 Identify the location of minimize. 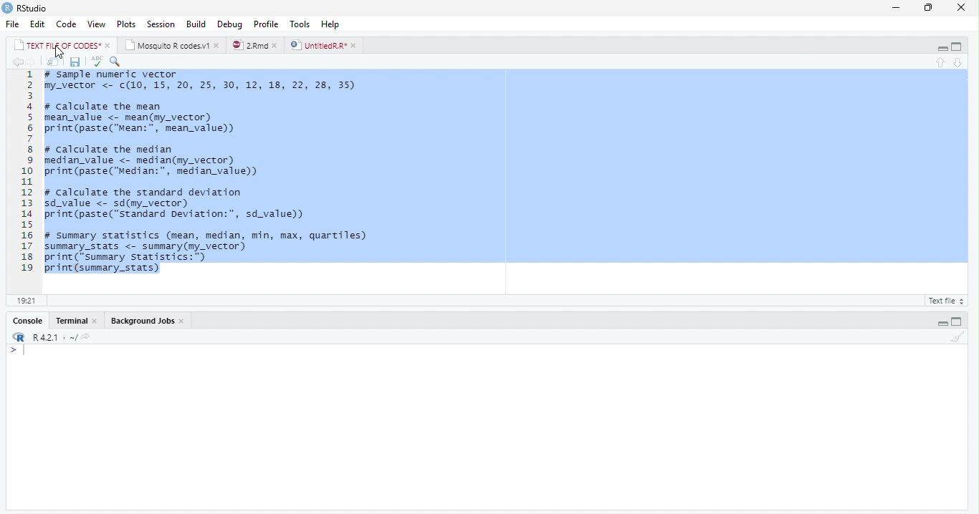
(942, 47).